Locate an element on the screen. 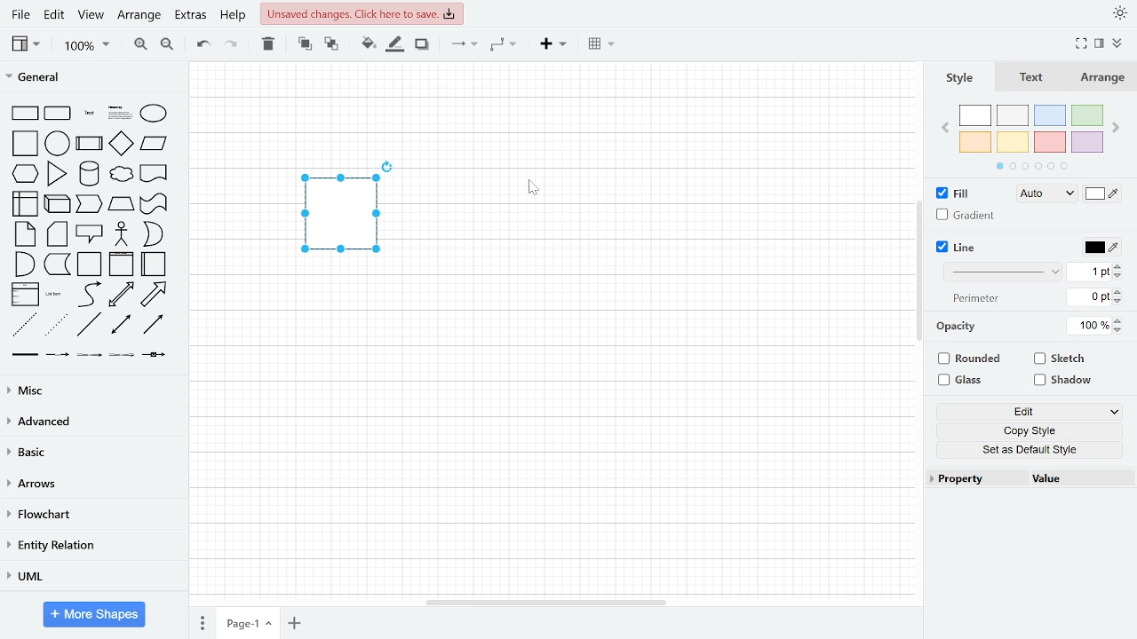 The width and height of the screenshot is (1137, 639). view is located at coordinates (91, 17).